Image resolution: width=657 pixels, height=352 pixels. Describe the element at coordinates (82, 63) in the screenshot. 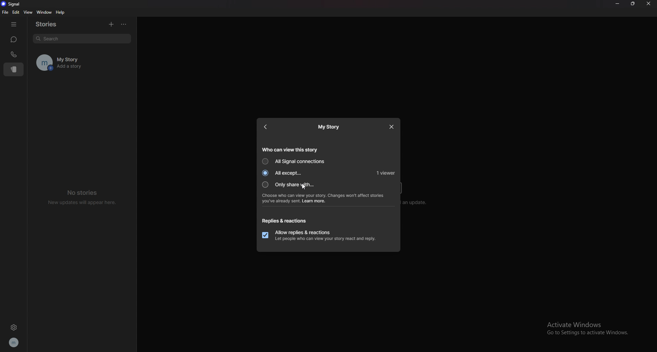

I see `my story` at that location.